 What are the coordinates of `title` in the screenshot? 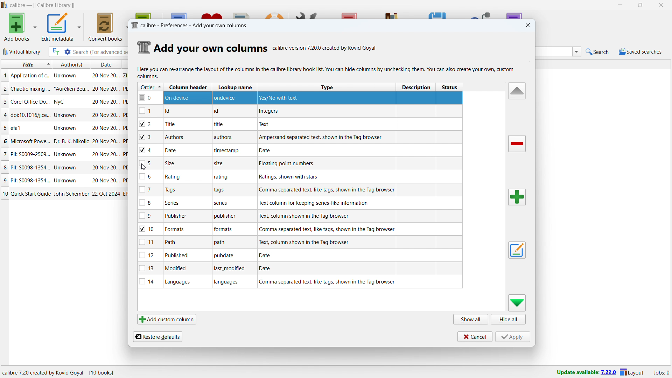 It's located at (176, 124).